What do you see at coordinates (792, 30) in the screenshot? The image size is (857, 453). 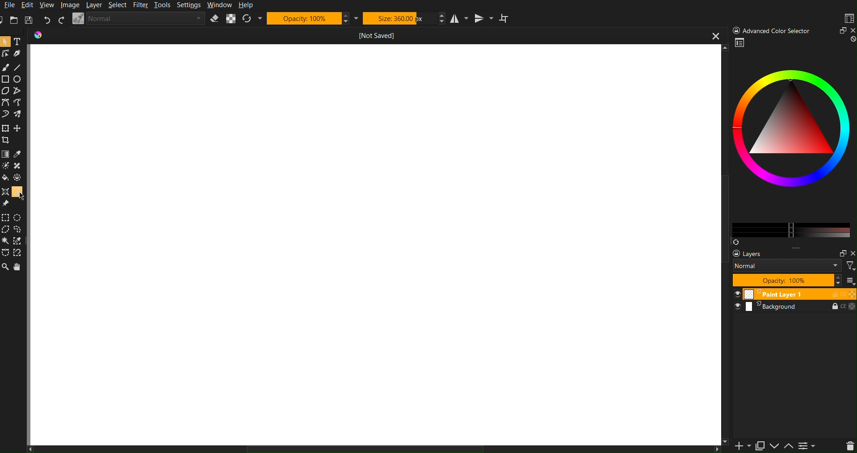 I see `Advanced Color Selector` at bounding box center [792, 30].